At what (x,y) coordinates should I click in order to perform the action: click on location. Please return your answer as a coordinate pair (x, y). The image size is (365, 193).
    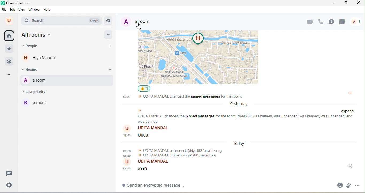
    Looking at the image, I should click on (196, 56).